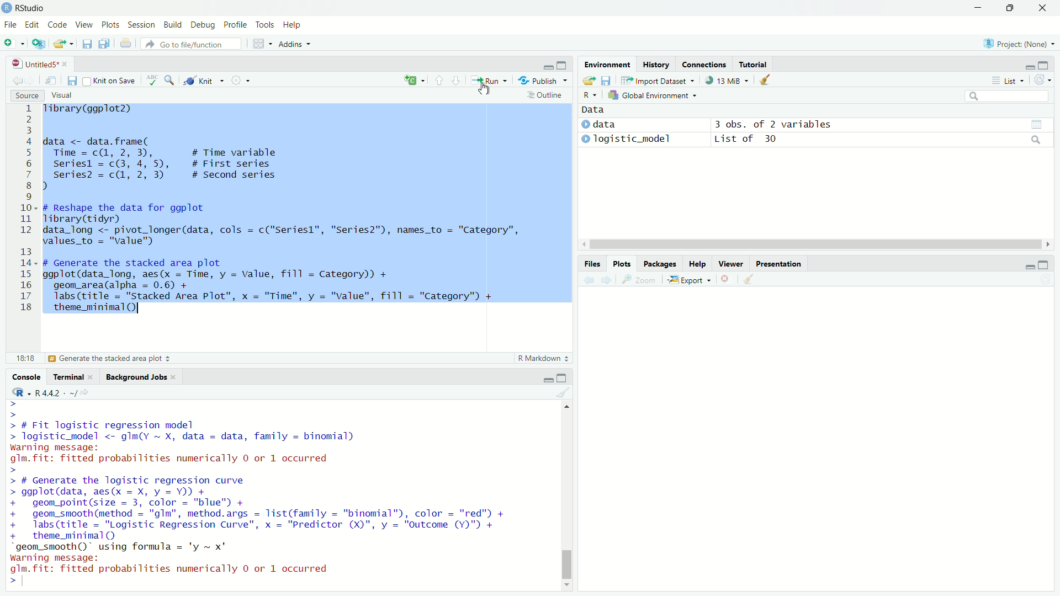  What do you see at coordinates (193, 44) in the screenshot?
I see `Go to file/function` at bounding box center [193, 44].